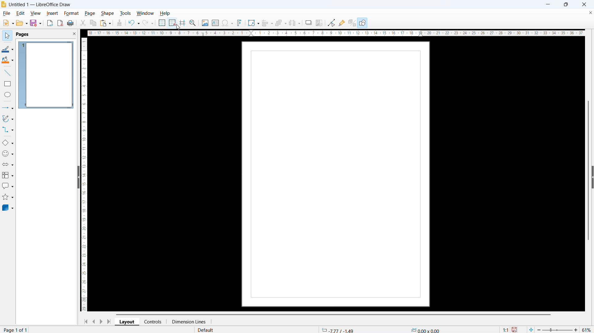 This screenshot has height=333, width=594. What do you see at coordinates (333, 314) in the screenshot?
I see `Horizontal scroll bar ` at bounding box center [333, 314].